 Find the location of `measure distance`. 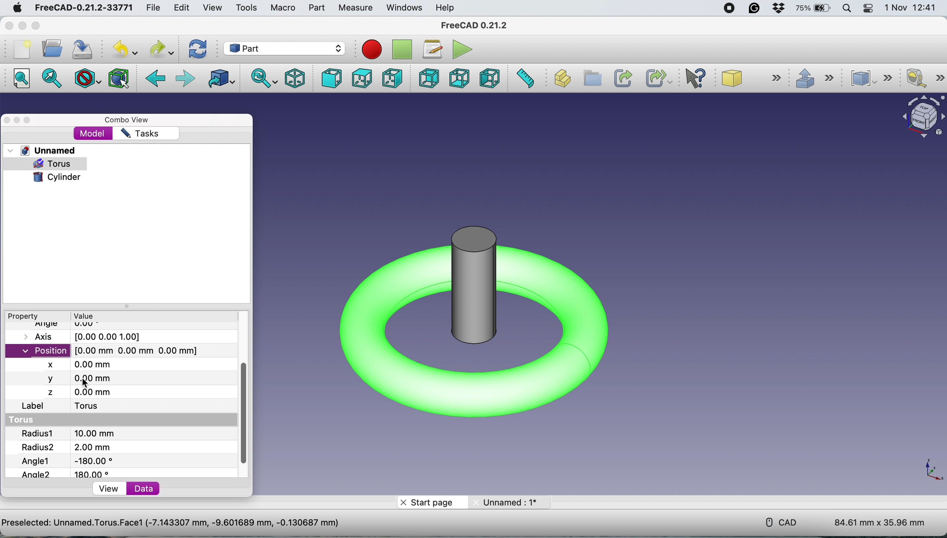

measure distance is located at coordinates (526, 78).